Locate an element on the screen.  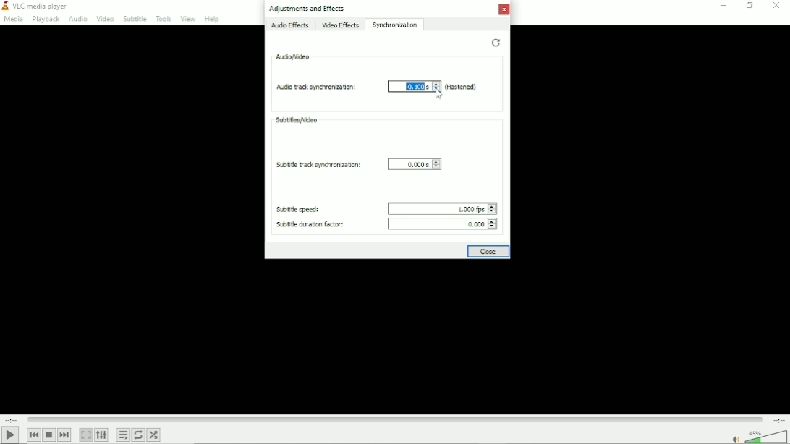
Subtitle speed is located at coordinates (297, 210).